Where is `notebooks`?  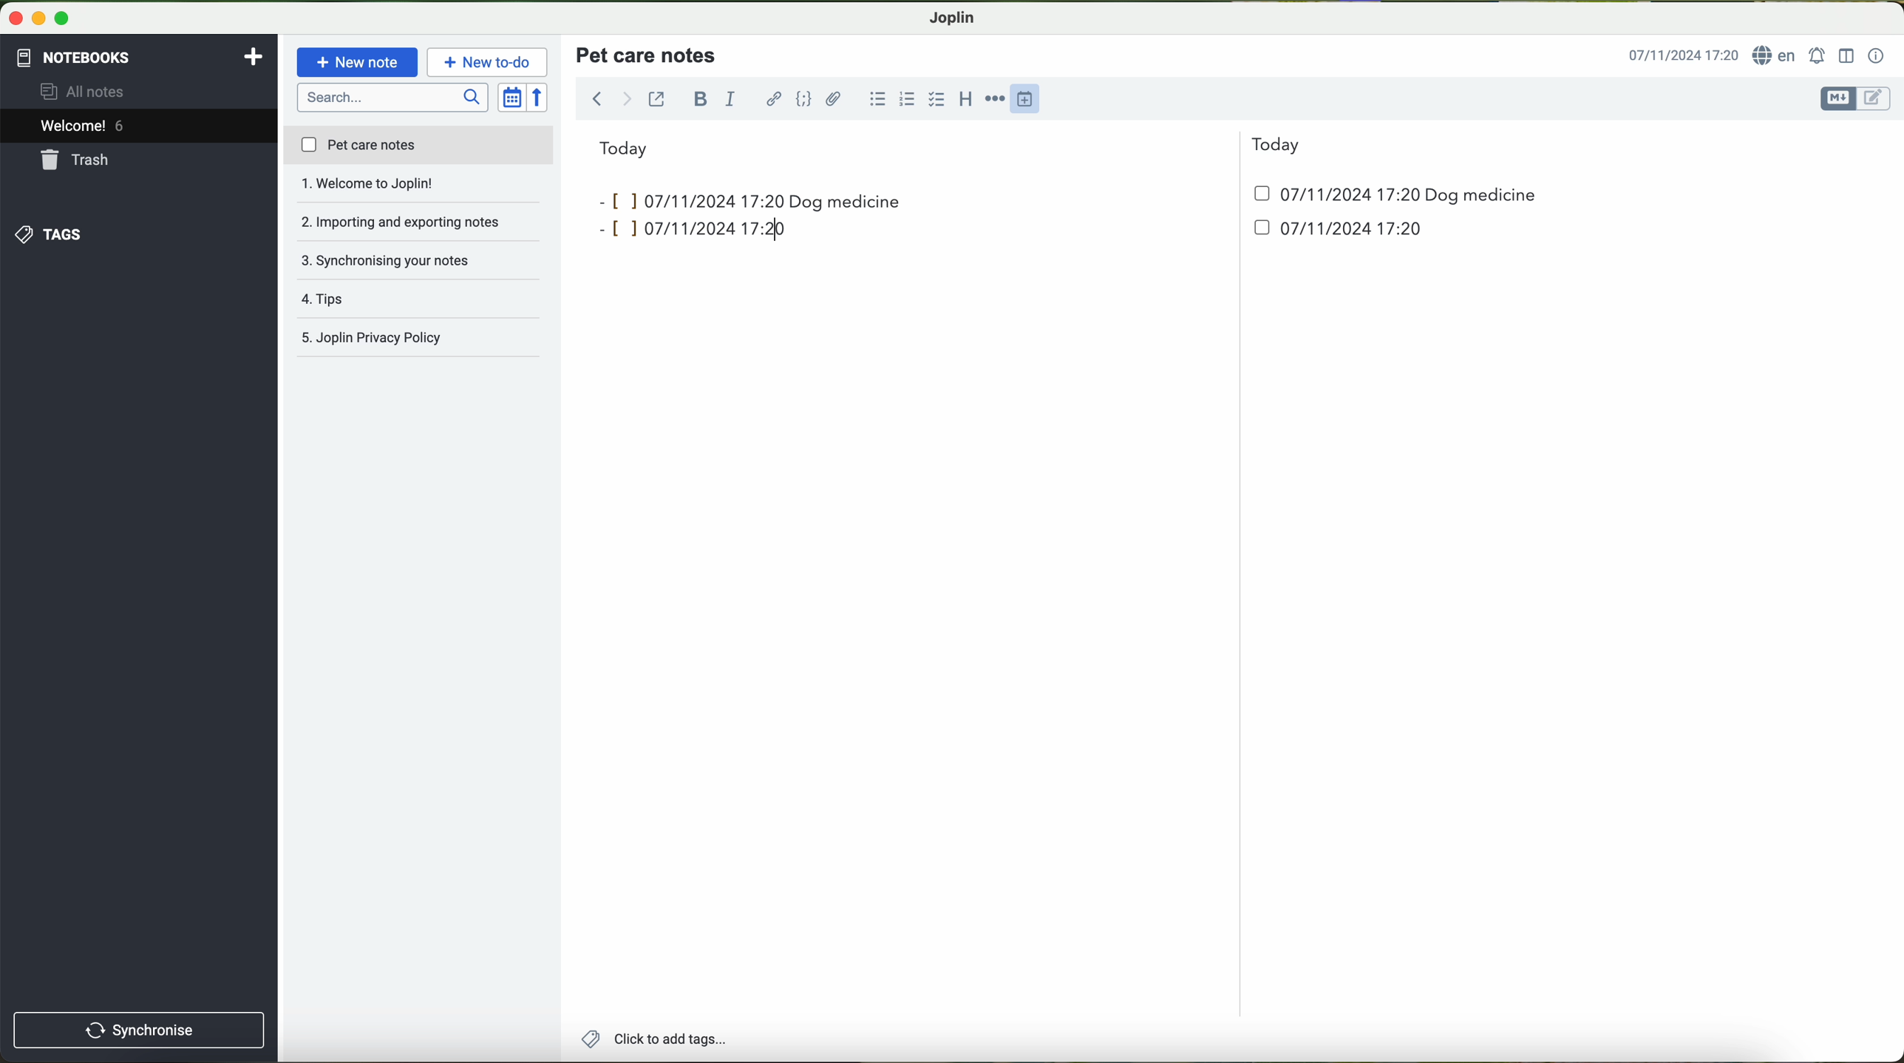
notebooks is located at coordinates (72, 55).